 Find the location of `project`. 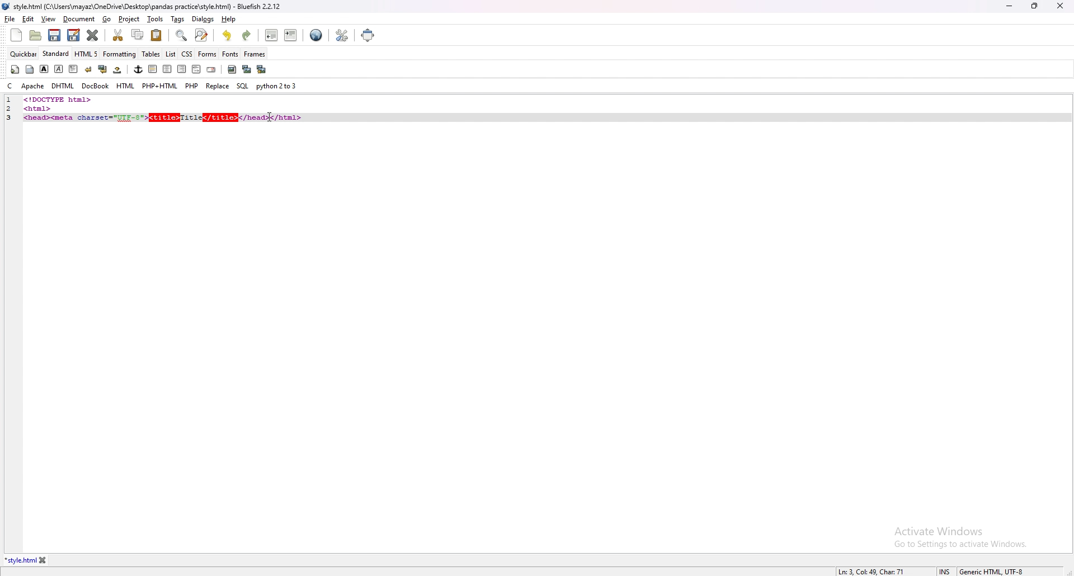

project is located at coordinates (130, 19).